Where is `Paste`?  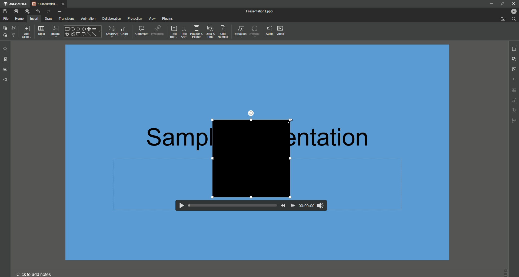 Paste is located at coordinates (5, 36).